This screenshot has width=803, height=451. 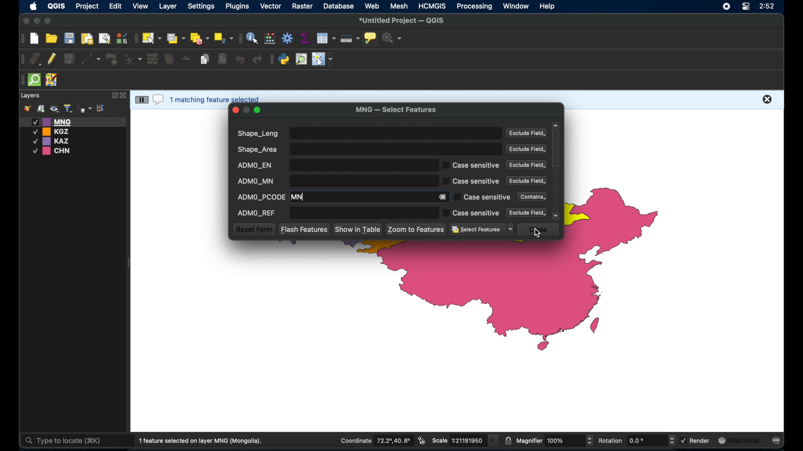 What do you see at coordinates (258, 111) in the screenshot?
I see `maximize` at bounding box center [258, 111].